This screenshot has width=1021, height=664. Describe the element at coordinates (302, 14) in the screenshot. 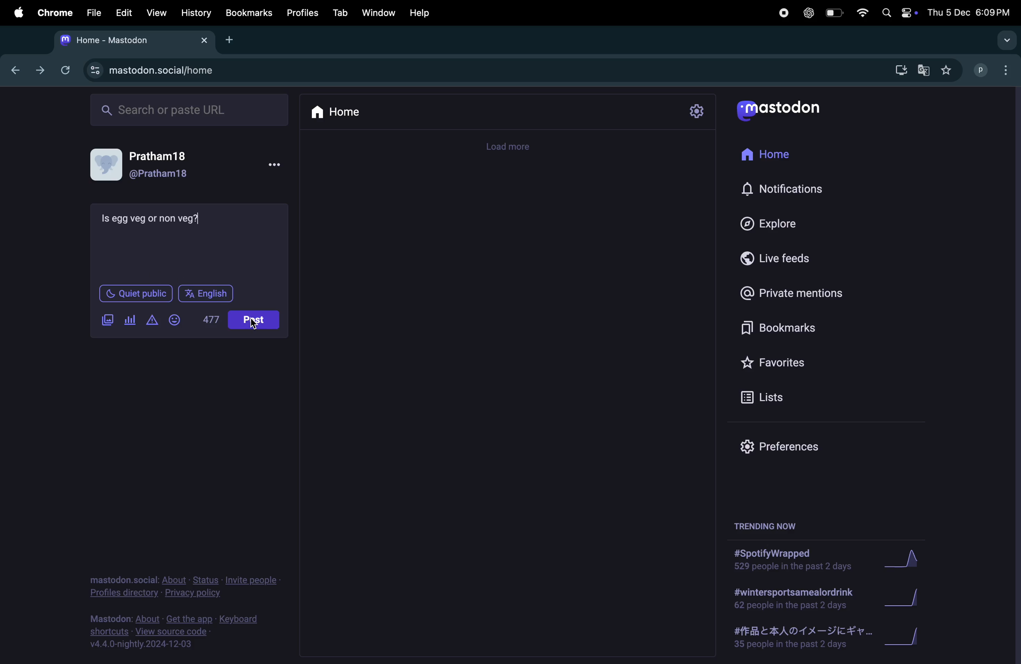

I see `profiles` at that location.